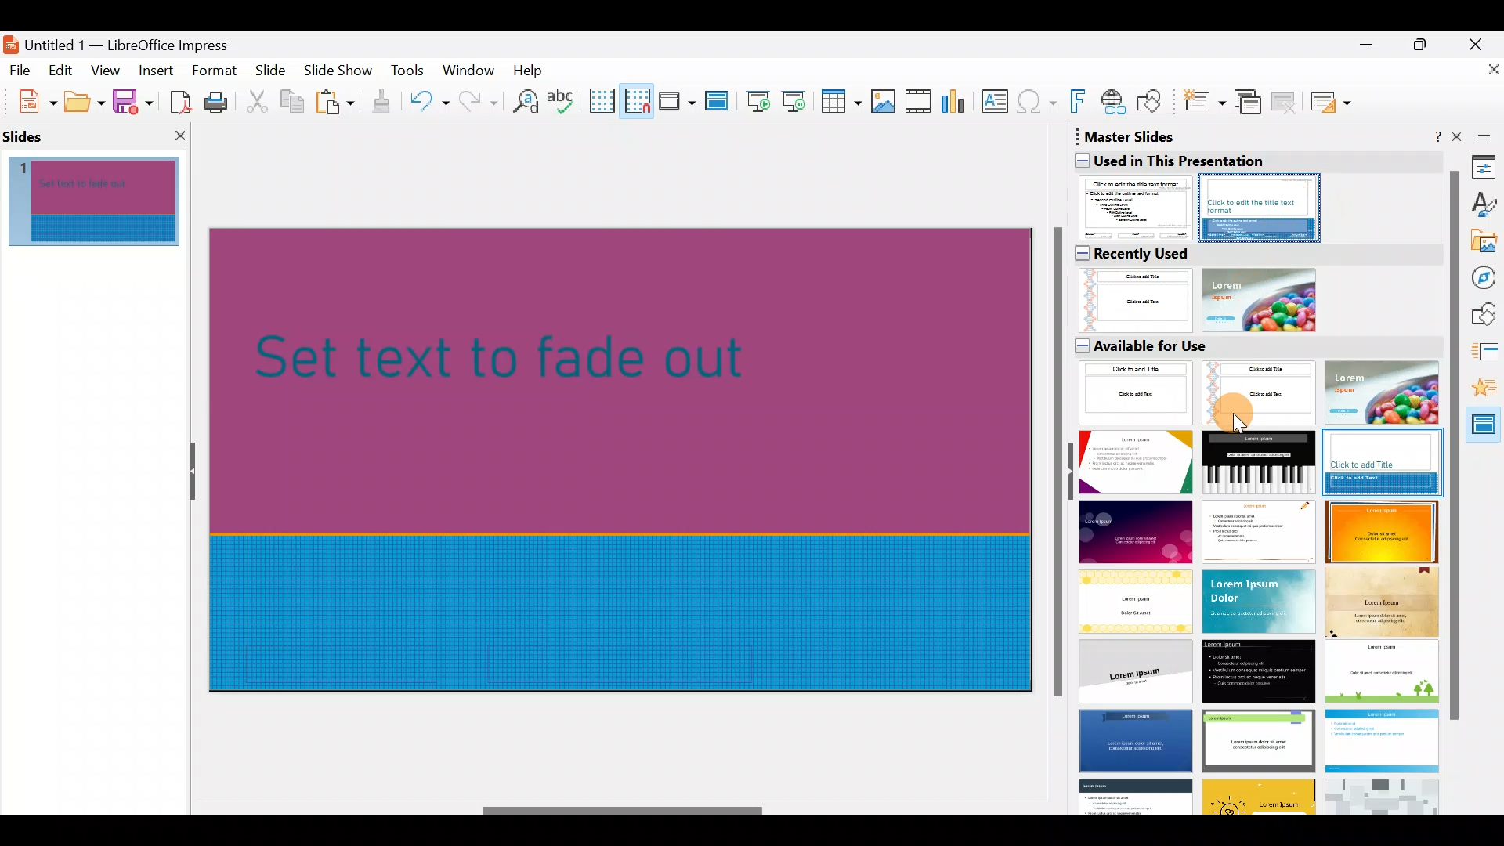 The image size is (1504, 846). I want to click on Window, so click(472, 69).